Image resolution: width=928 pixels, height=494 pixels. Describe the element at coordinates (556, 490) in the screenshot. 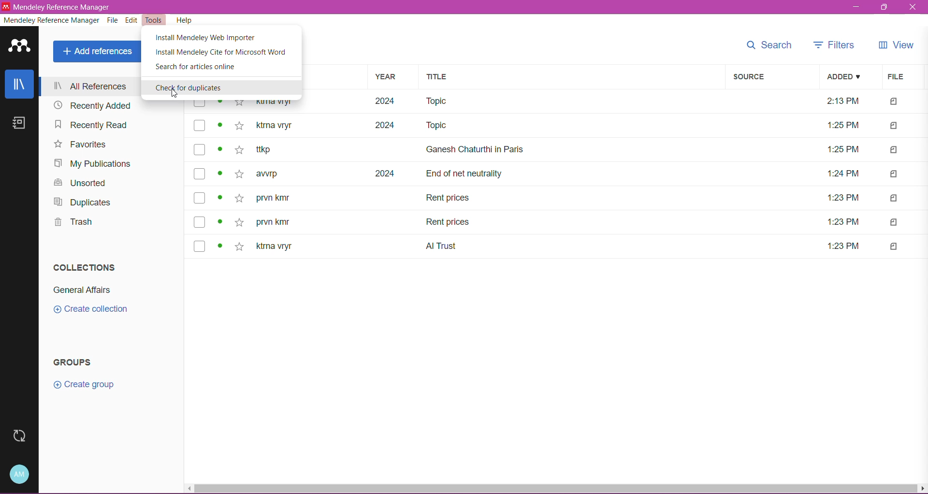

I see `Horizontal Scroll Bar` at that location.